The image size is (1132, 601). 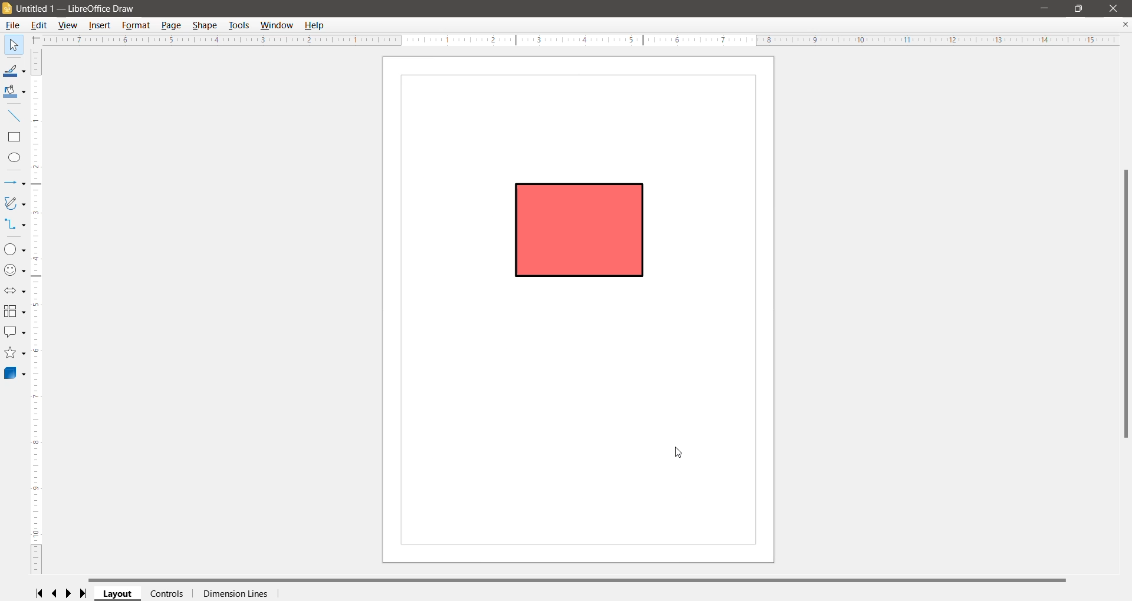 I want to click on Scroll to previous page, so click(x=55, y=594).